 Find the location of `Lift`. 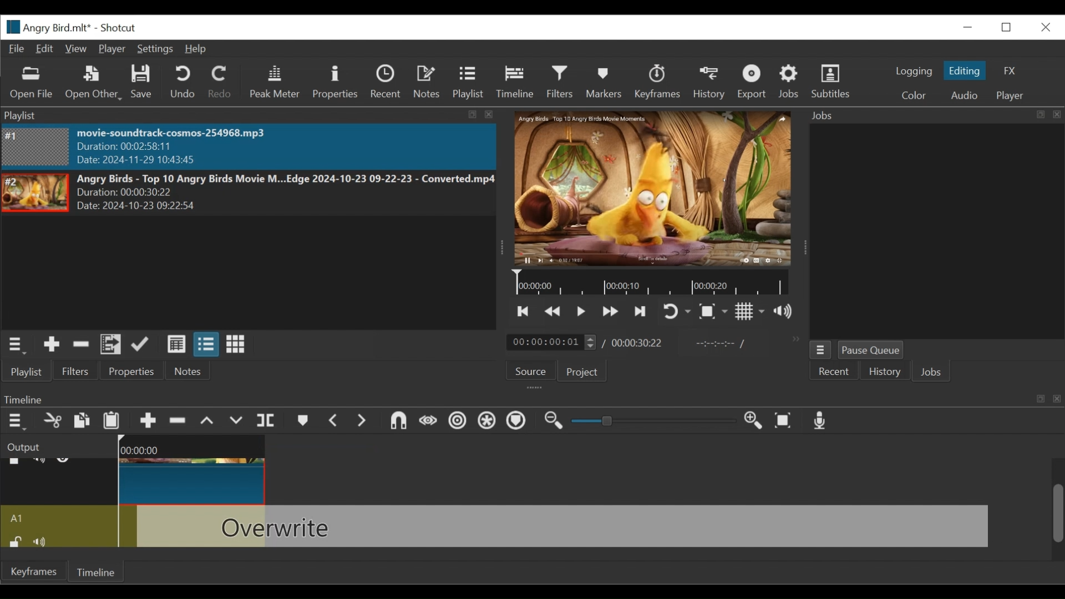

Lift is located at coordinates (209, 422).